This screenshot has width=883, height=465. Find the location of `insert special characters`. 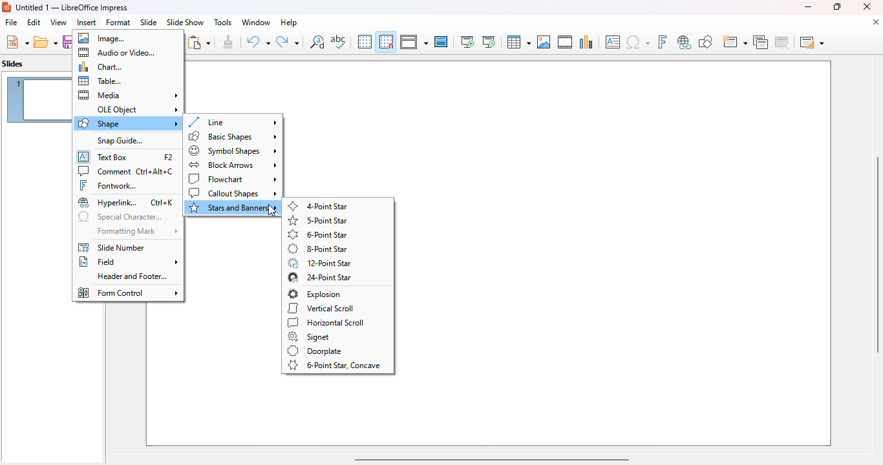

insert special characters is located at coordinates (638, 42).